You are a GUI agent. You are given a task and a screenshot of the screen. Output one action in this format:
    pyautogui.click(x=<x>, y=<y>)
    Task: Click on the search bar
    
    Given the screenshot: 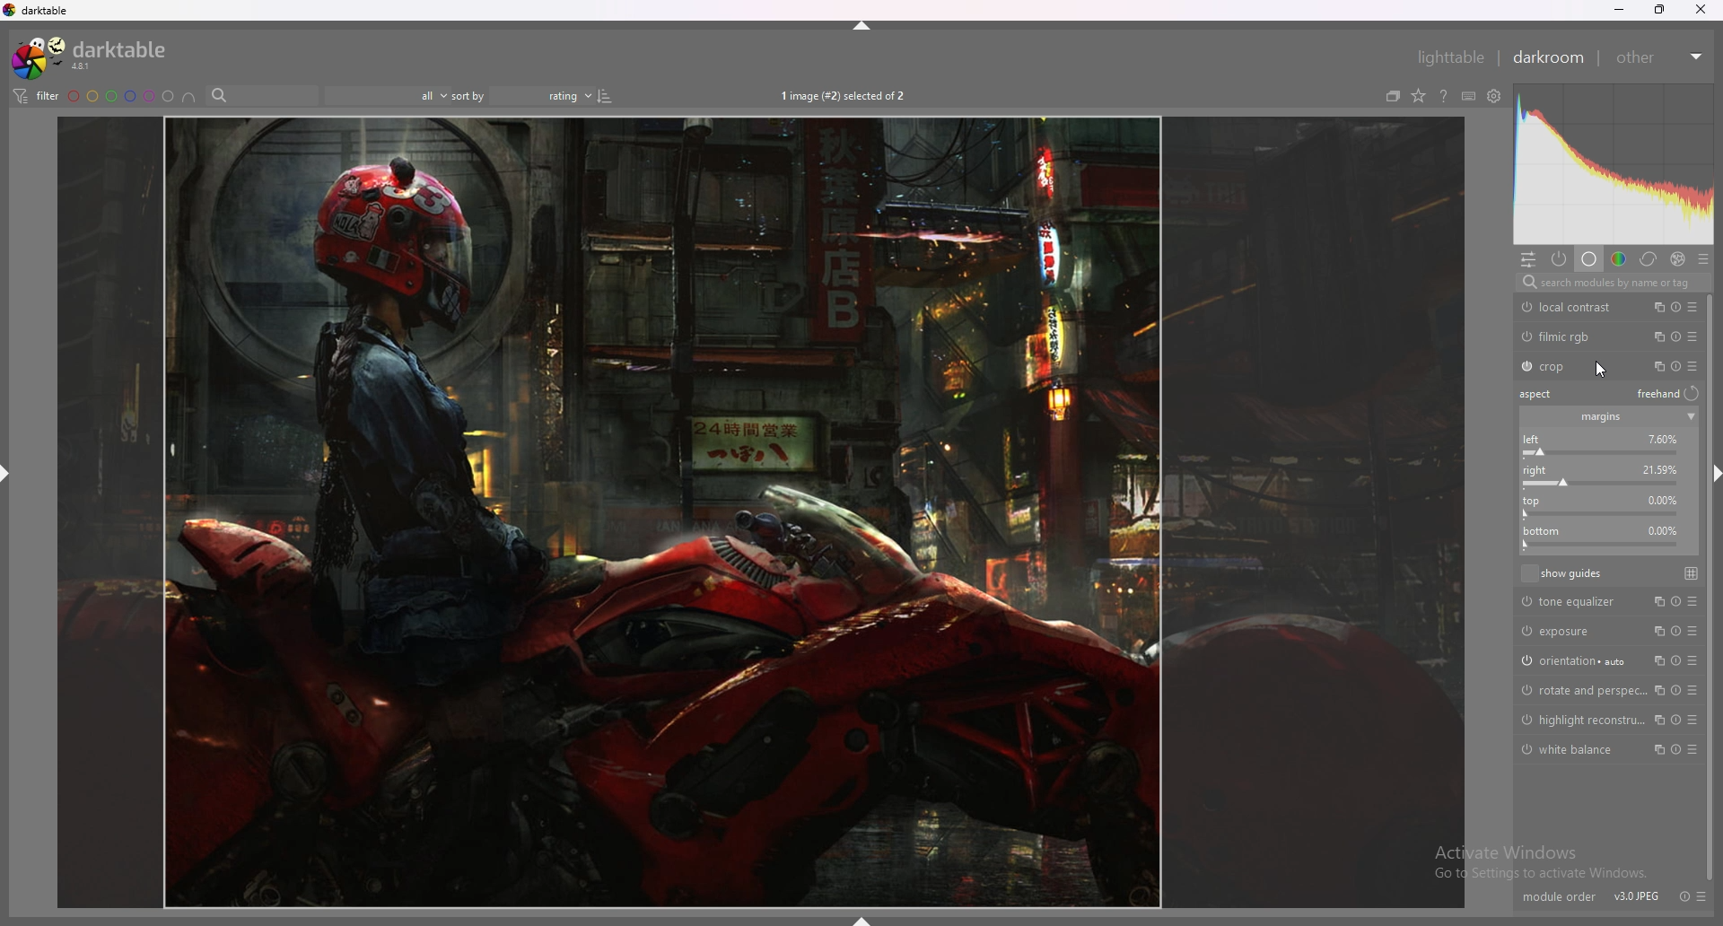 What is the action you would take?
    pyautogui.click(x=261, y=95)
    